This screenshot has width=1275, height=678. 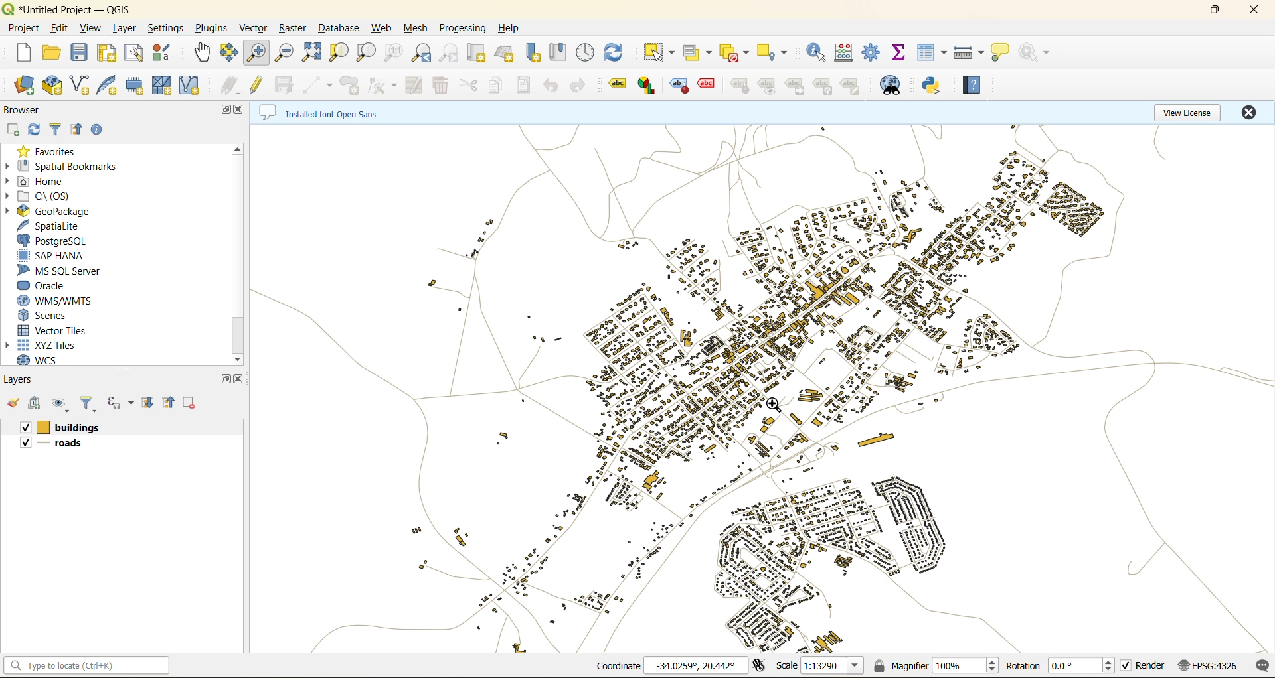 I want to click on zoom out, so click(x=282, y=54).